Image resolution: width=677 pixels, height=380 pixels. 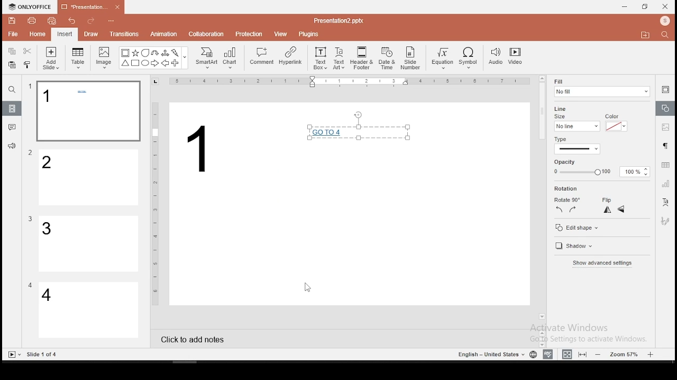 I want to click on text box, so click(x=319, y=57).